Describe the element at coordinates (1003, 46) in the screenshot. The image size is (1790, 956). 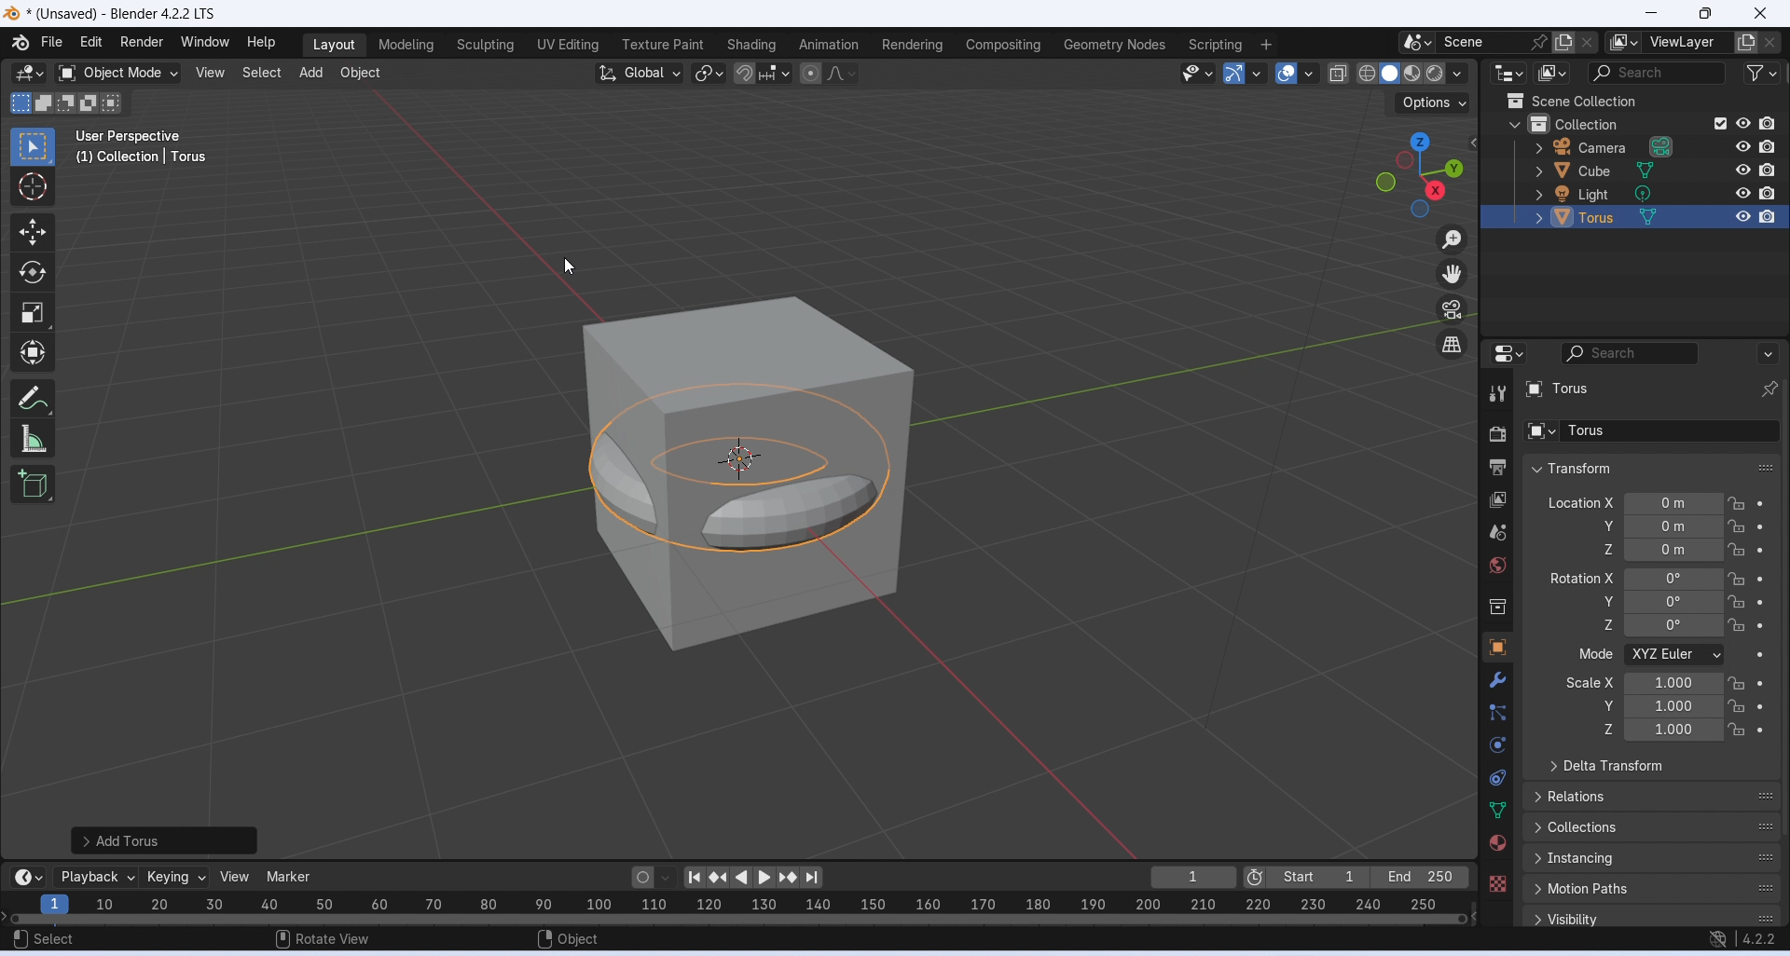
I see `Compositing` at that location.